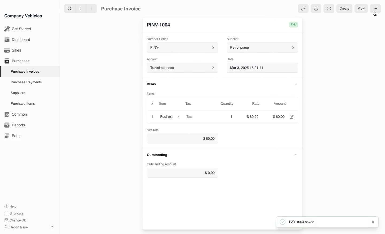  What do you see at coordinates (53, 226) in the screenshot?
I see `close sidebar` at bounding box center [53, 226].